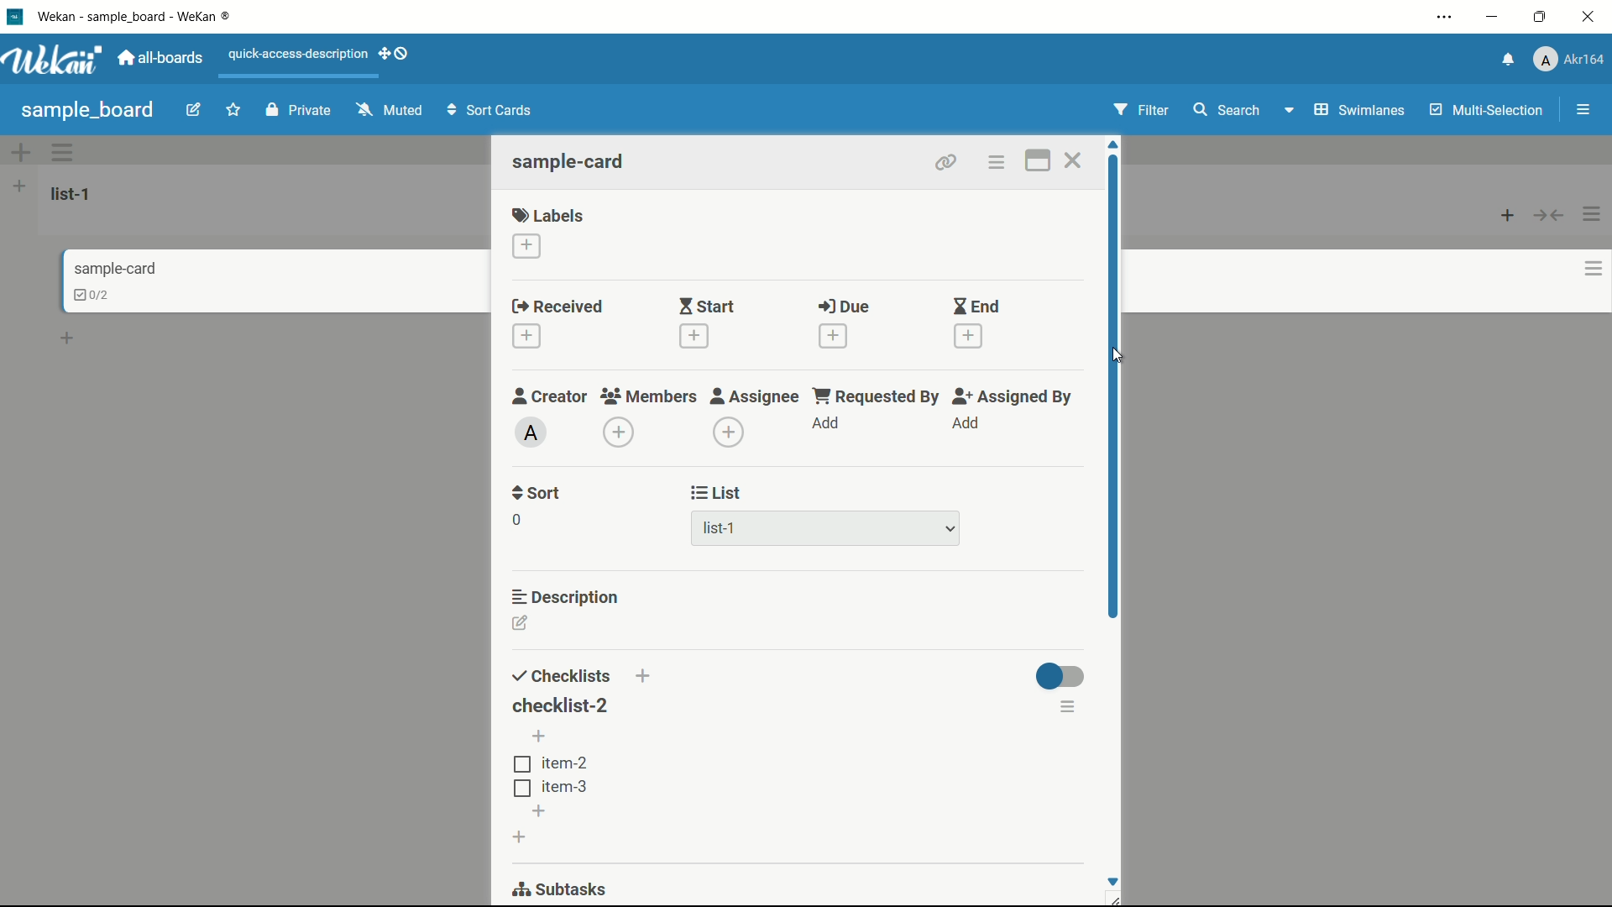 This screenshot has height=907, width=1612. What do you see at coordinates (521, 625) in the screenshot?
I see `add description` at bounding box center [521, 625].